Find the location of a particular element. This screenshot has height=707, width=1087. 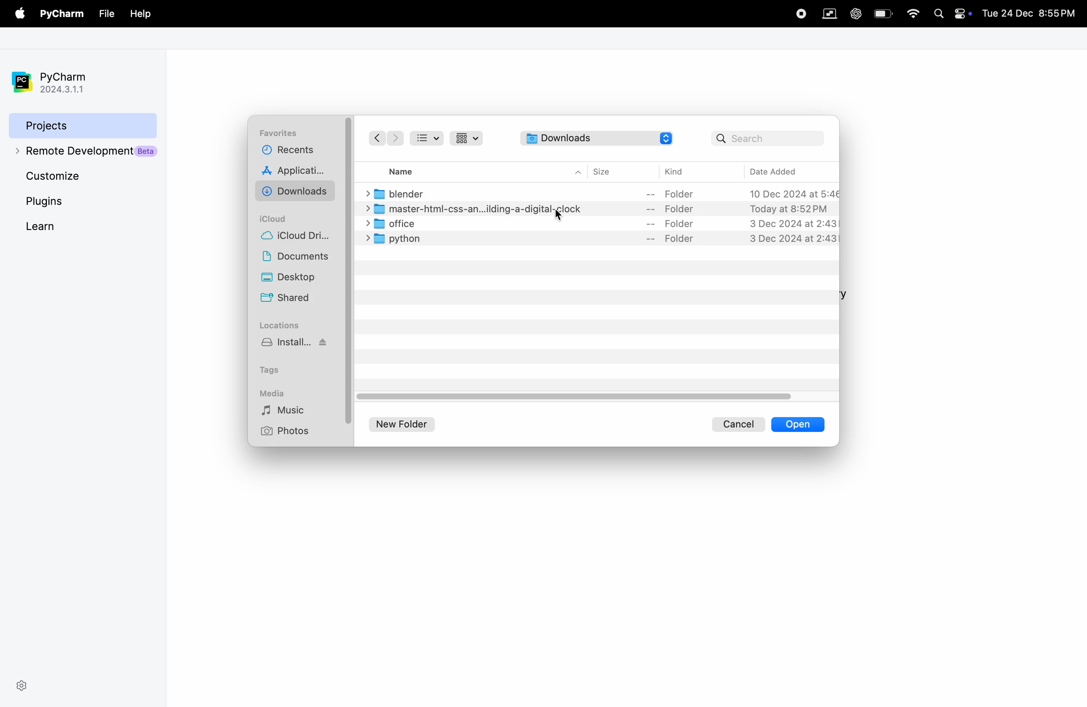

locations is located at coordinates (281, 325).